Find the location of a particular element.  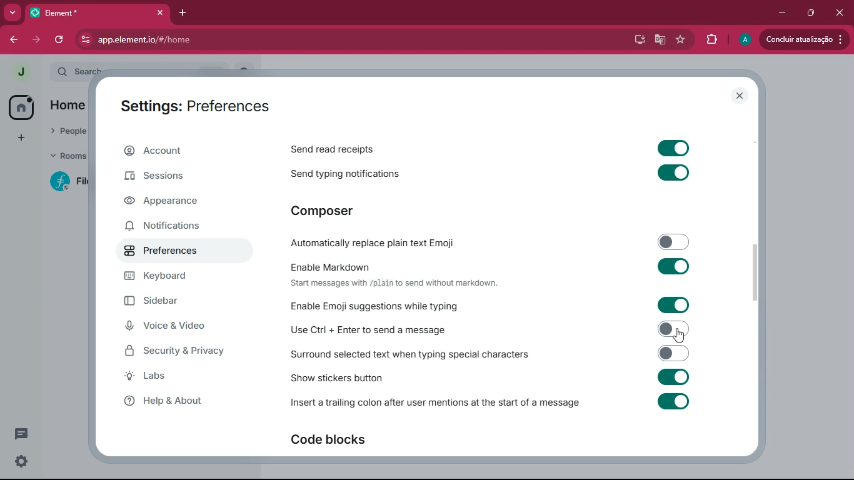

surrond text is located at coordinates (409, 354).